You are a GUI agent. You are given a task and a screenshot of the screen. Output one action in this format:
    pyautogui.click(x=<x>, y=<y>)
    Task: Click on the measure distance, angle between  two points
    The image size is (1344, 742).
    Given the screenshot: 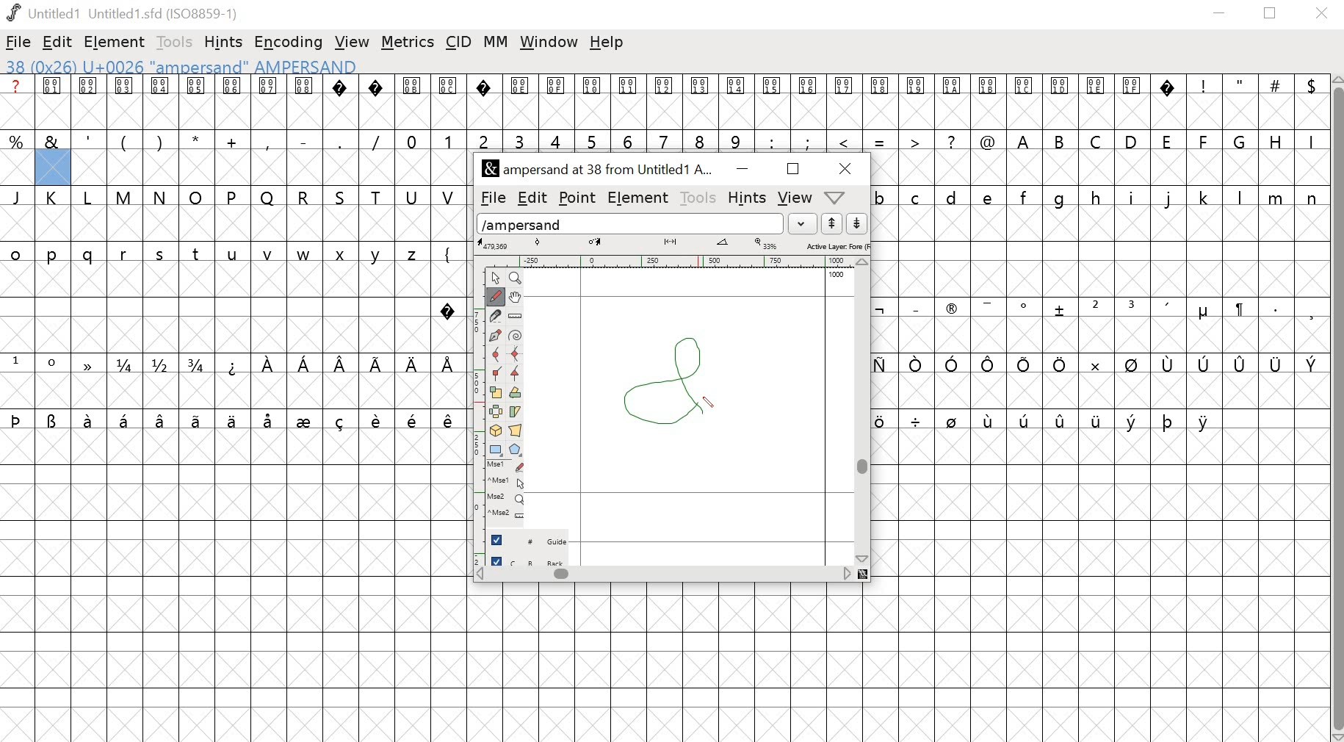 What is the action you would take?
    pyautogui.click(x=516, y=317)
    